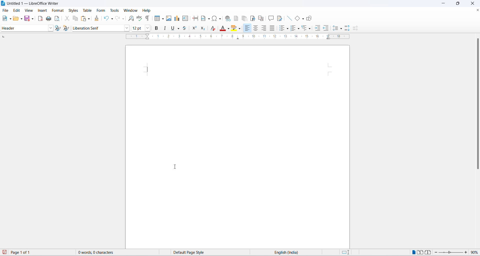  What do you see at coordinates (67, 28) in the screenshot?
I see `create new style from selection` at bounding box center [67, 28].